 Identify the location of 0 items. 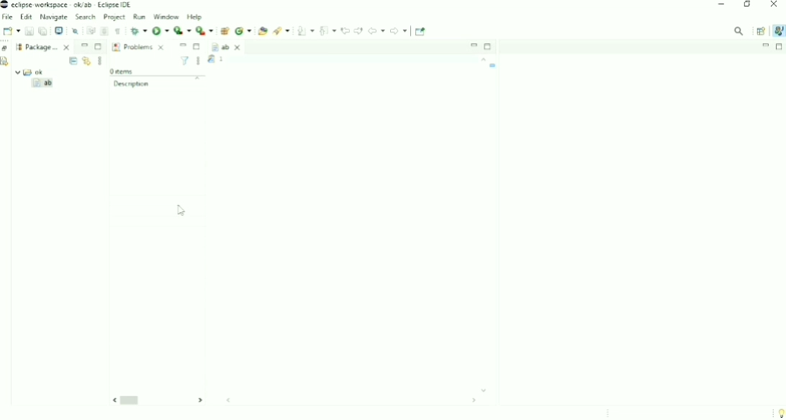
(122, 70).